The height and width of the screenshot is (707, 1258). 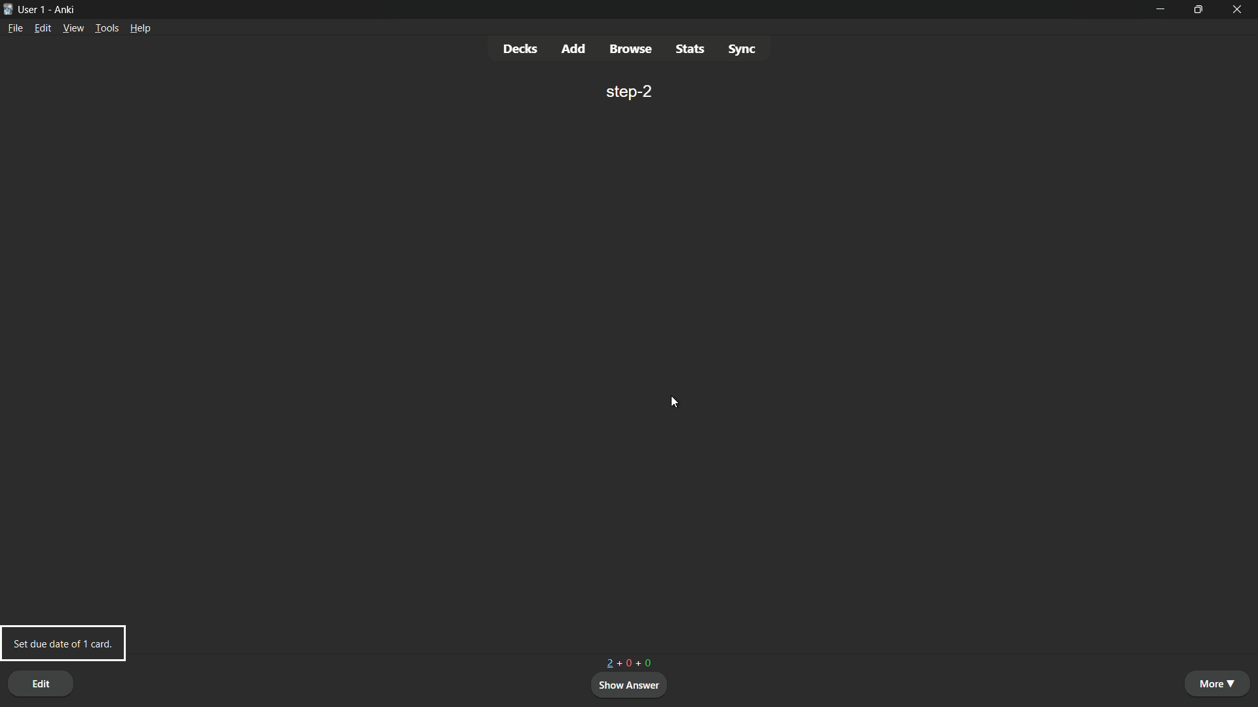 What do you see at coordinates (689, 48) in the screenshot?
I see `stats` at bounding box center [689, 48].